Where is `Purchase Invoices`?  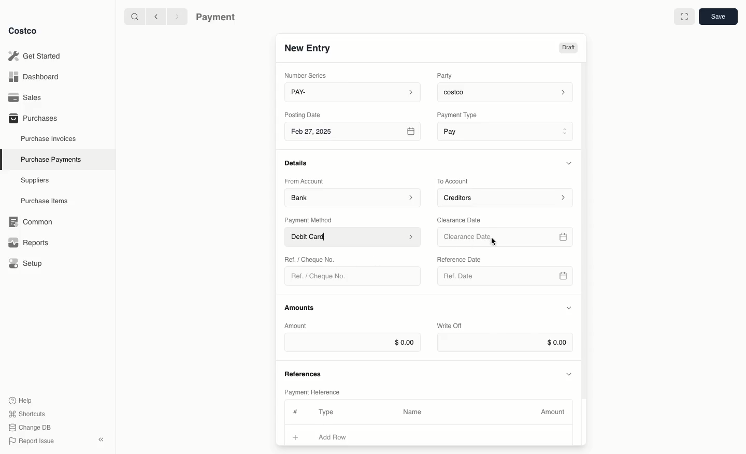 Purchase Invoices is located at coordinates (49, 138).